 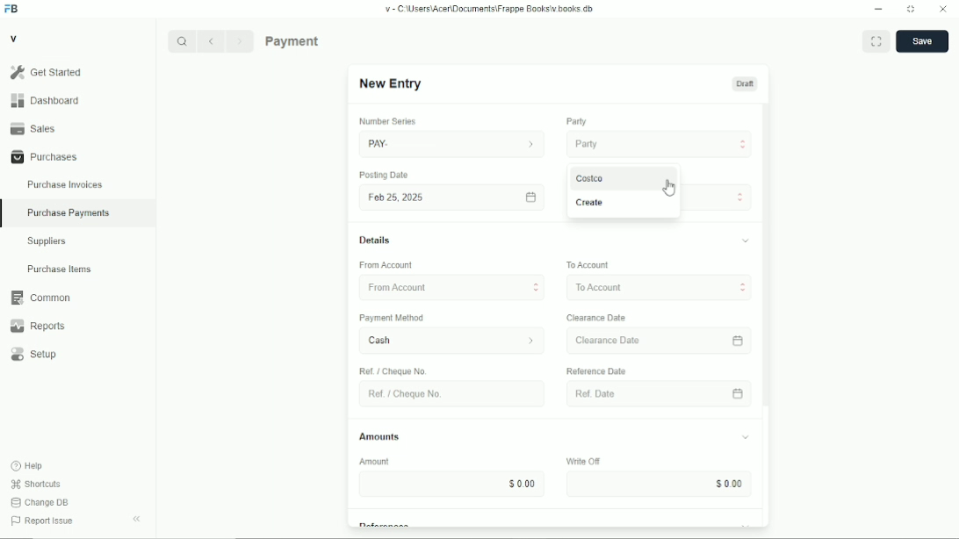 What do you see at coordinates (671, 190) in the screenshot?
I see `cursor` at bounding box center [671, 190].